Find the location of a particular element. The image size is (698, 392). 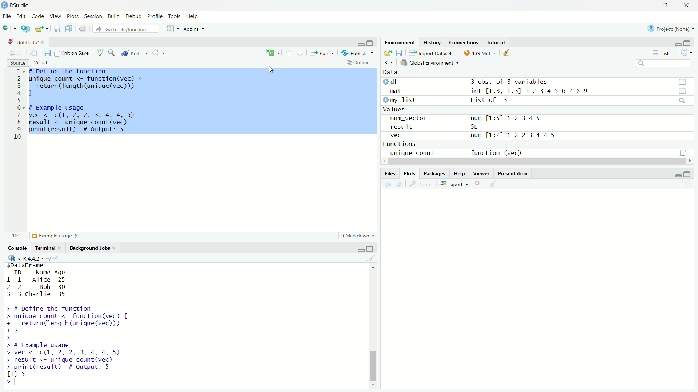

Project(None) is located at coordinates (671, 29).